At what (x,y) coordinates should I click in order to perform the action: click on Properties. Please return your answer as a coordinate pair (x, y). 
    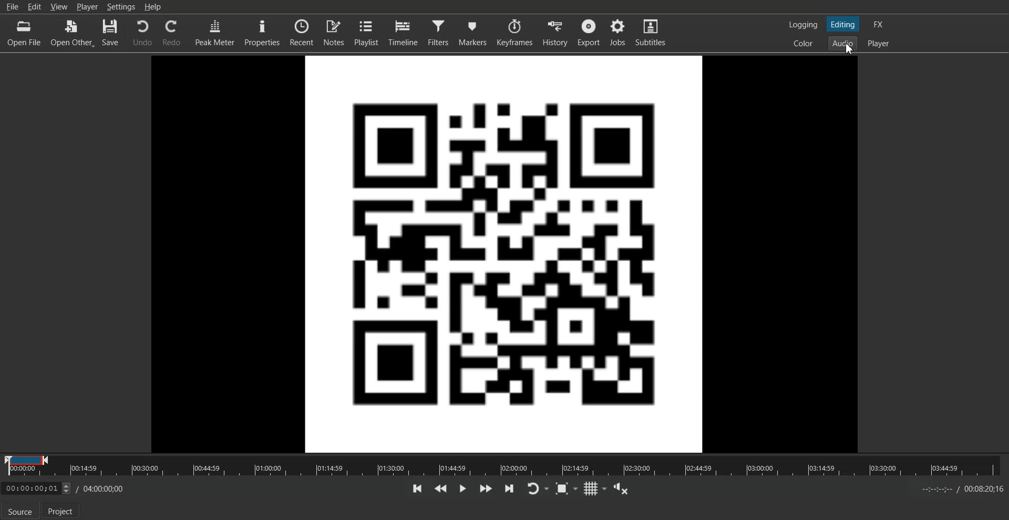
    Looking at the image, I should click on (262, 33).